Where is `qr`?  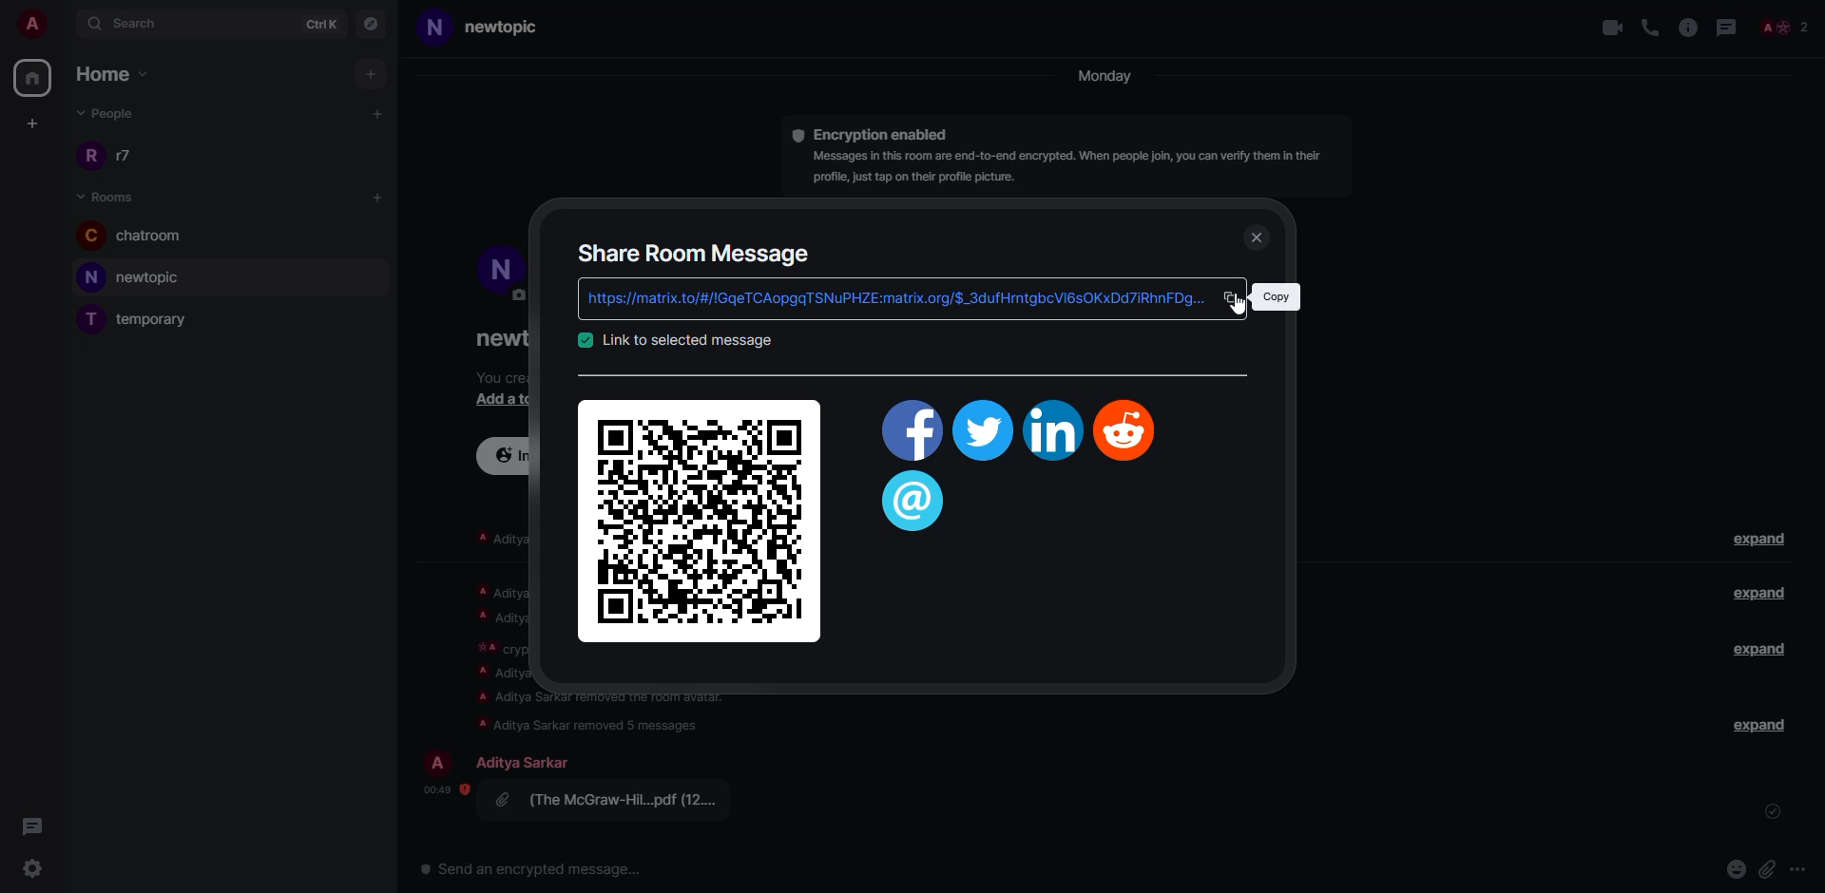
qr is located at coordinates (701, 519).